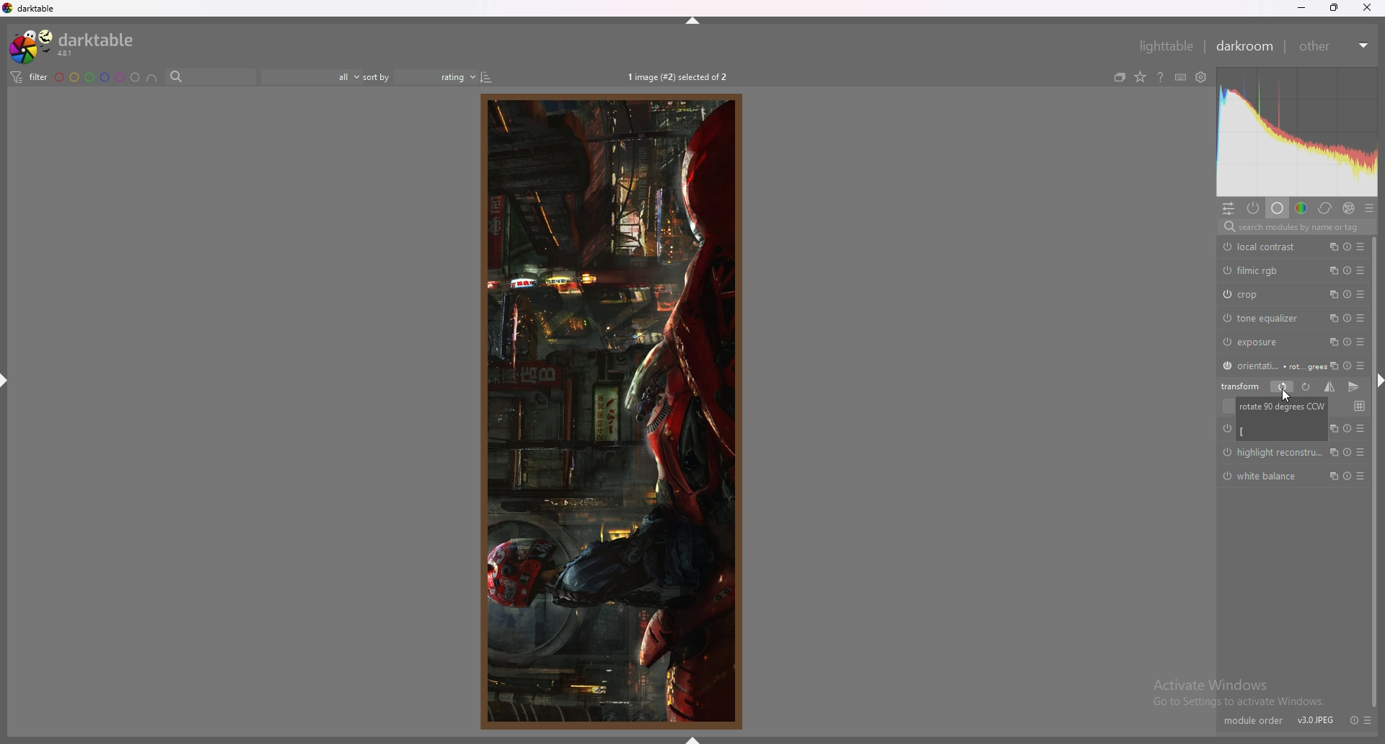  I want to click on base, so click(1277, 209).